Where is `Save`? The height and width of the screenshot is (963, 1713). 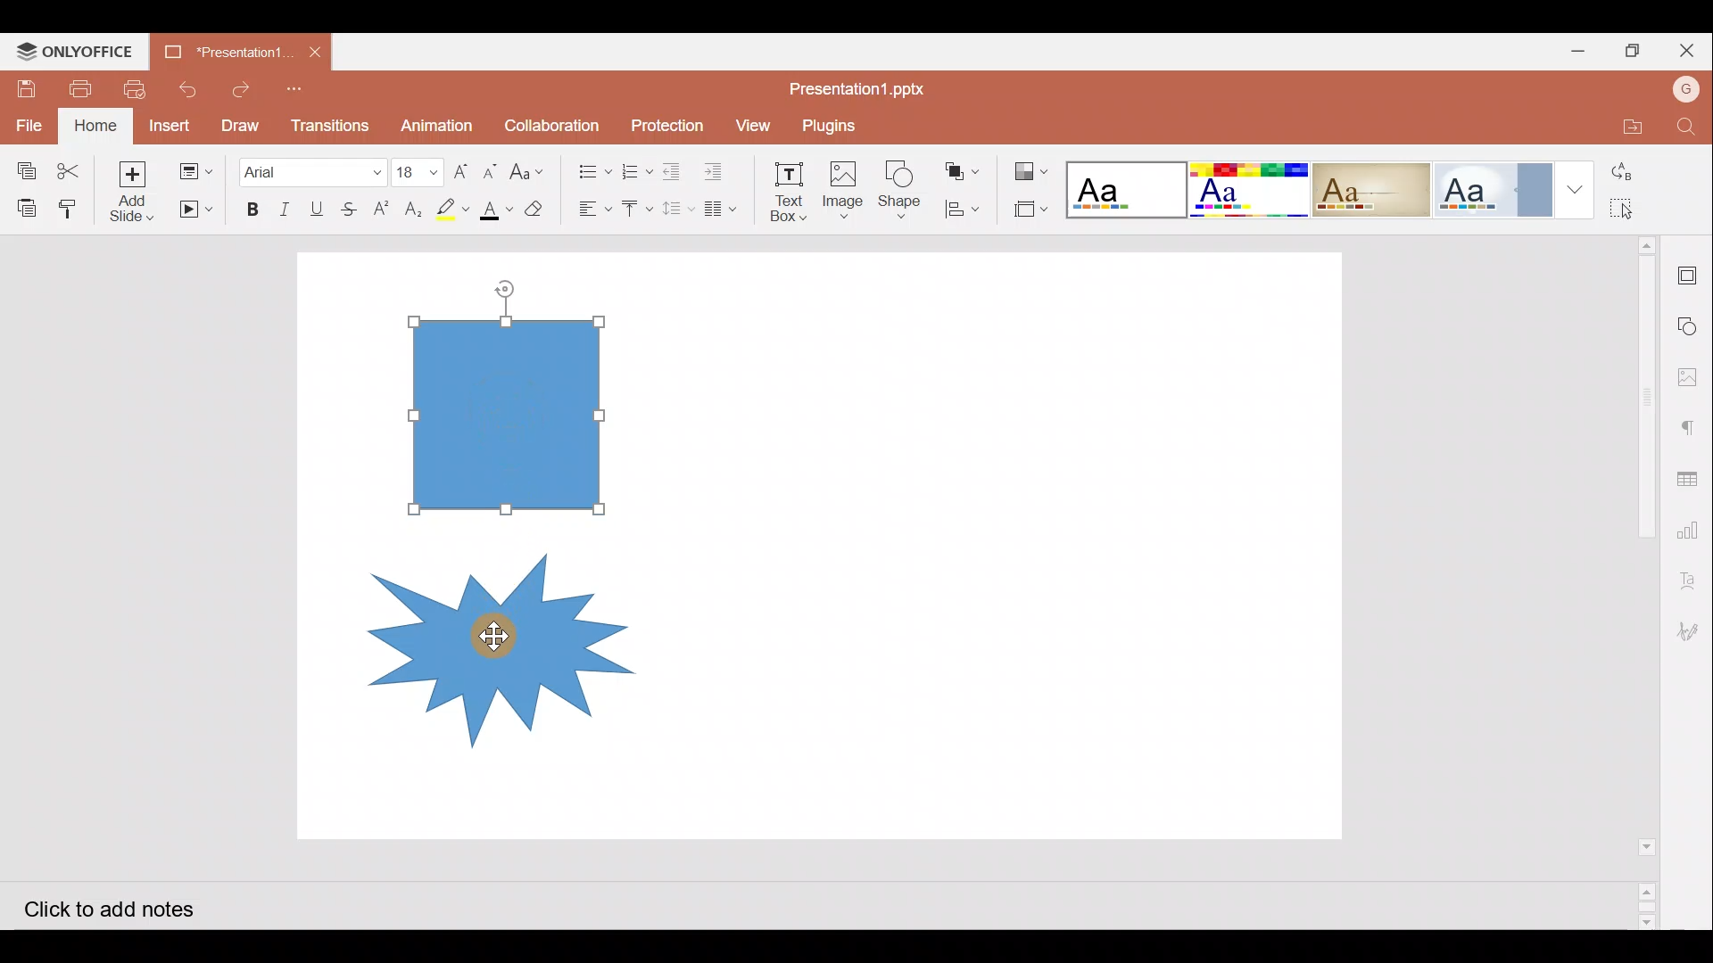 Save is located at coordinates (28, 83).